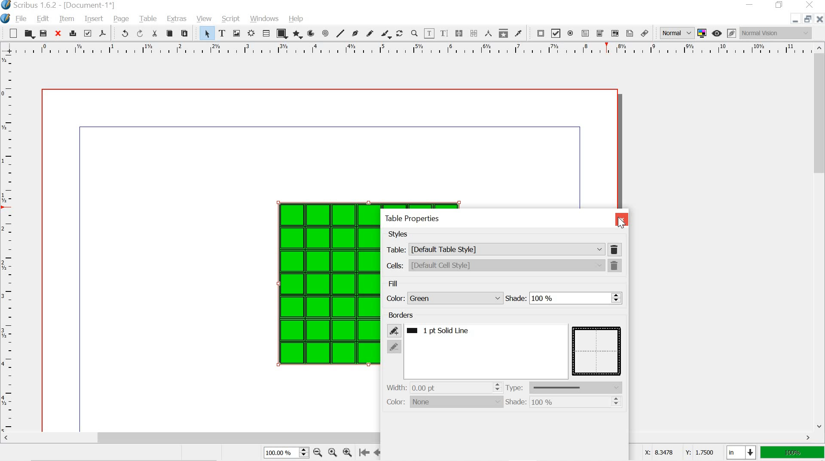 Image resolution: width=825 pixels, height=461 pixels. What do you see at coordinates (223, 33) in the screenshot?
I see `text frame` at bounding box center [223, 33].